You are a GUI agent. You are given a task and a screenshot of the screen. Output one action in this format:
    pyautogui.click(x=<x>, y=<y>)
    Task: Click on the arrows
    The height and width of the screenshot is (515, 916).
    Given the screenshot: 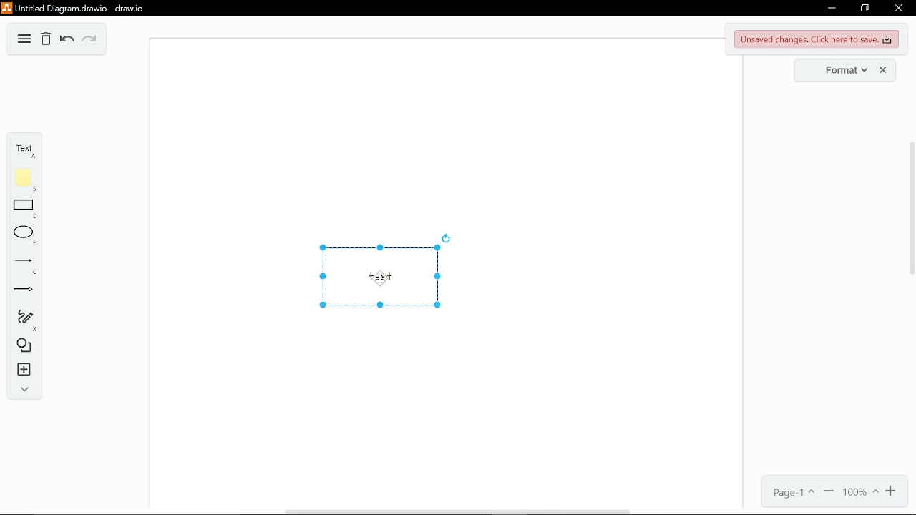 What is the action you would take?
    pyautogui.click(x=21, y=291)
    